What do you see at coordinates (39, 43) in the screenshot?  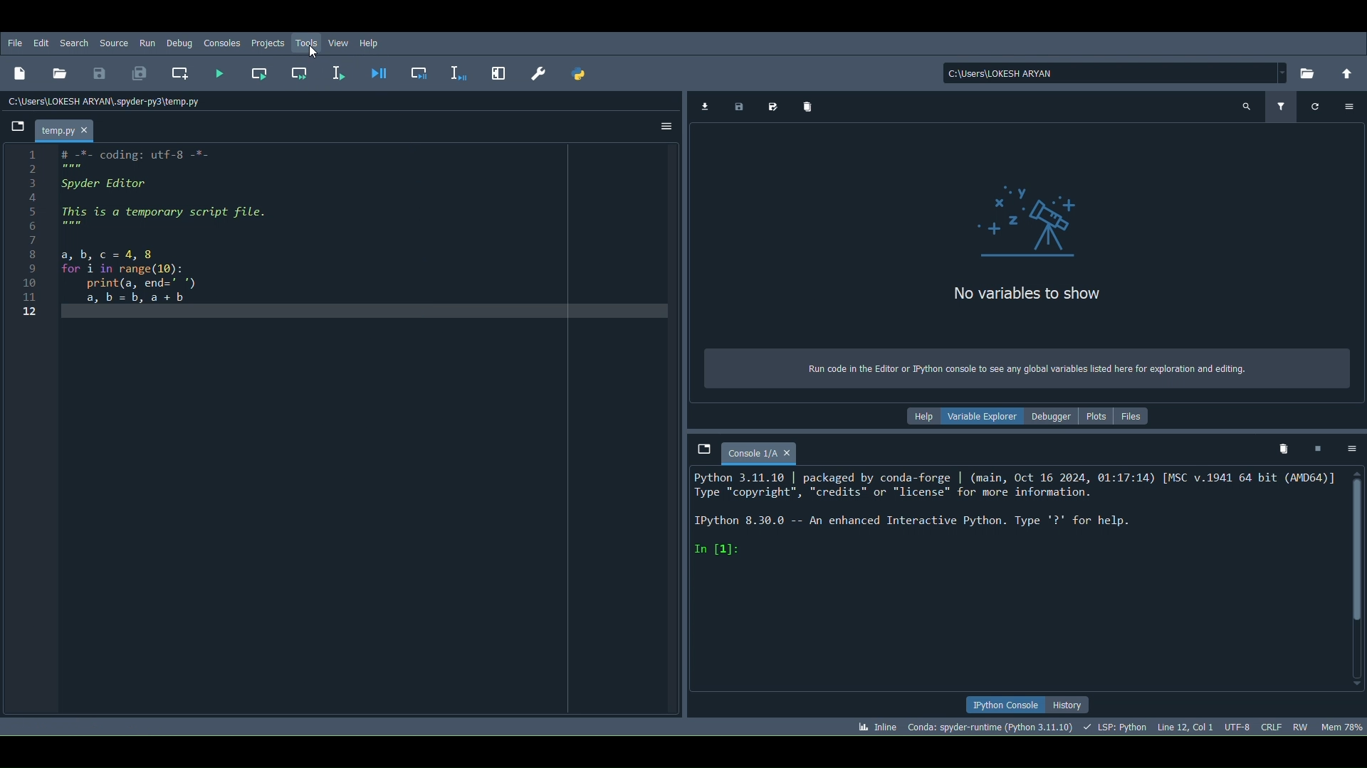 I see `Edit` at bounding box center [39, 43].